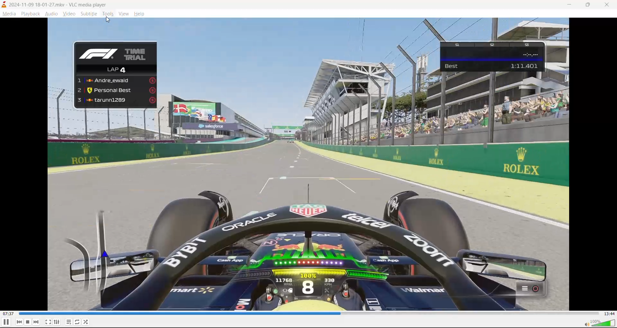 This screenshot has width=617, height=328. Describe the element at coordinates (140, 13) in the screenshot. I see `help` at that location.